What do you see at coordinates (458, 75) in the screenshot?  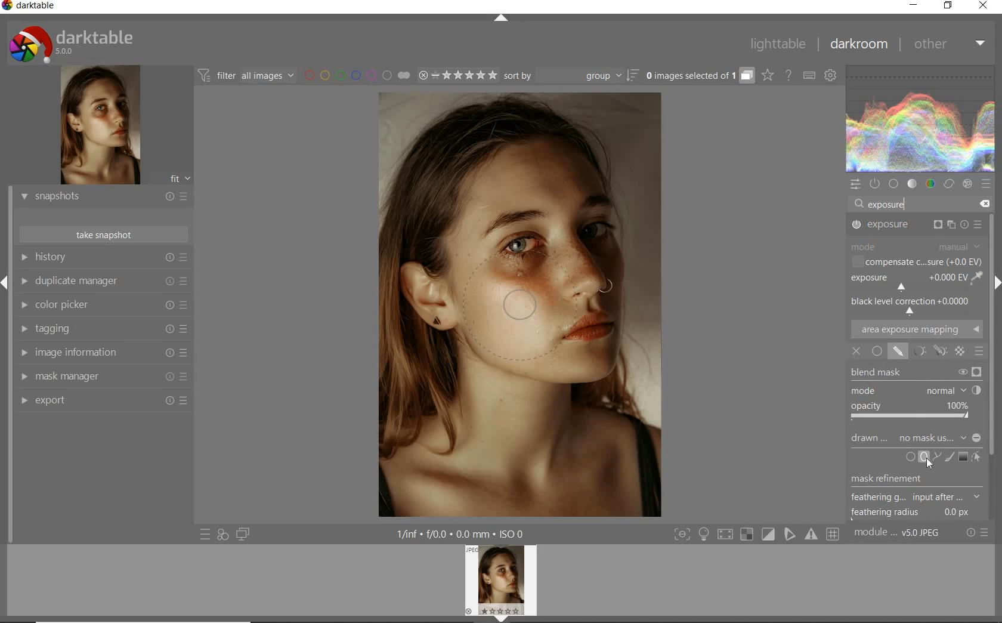 I see `range rating of selected images` at bounding box center [458, 75].